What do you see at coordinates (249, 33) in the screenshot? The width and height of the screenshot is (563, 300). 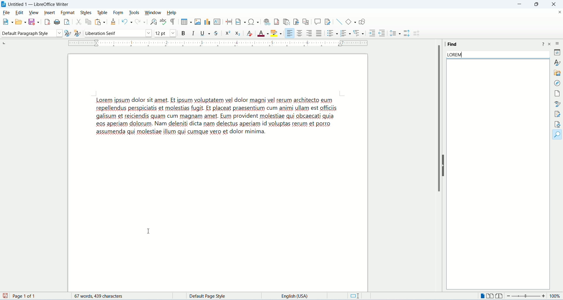 I see `clear formatting` at bounding box center [249, 33].